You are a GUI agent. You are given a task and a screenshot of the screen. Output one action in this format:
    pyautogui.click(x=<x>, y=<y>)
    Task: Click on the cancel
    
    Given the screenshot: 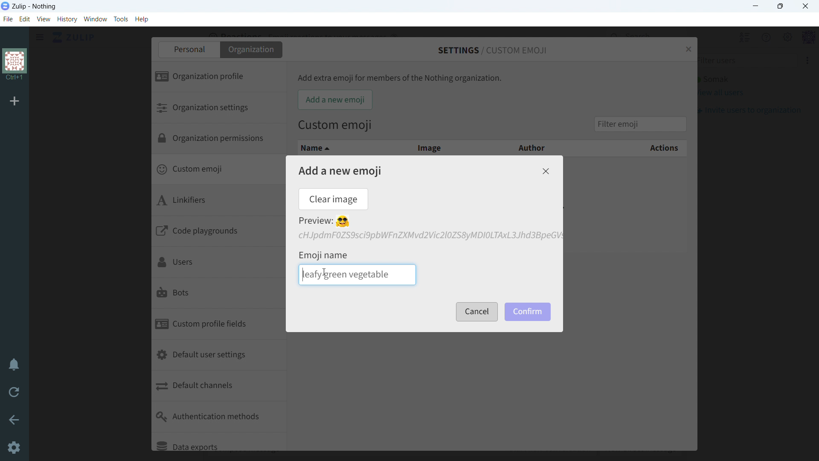 What is the action you would take?
    pyautogui.click(x=476, y=312)
    